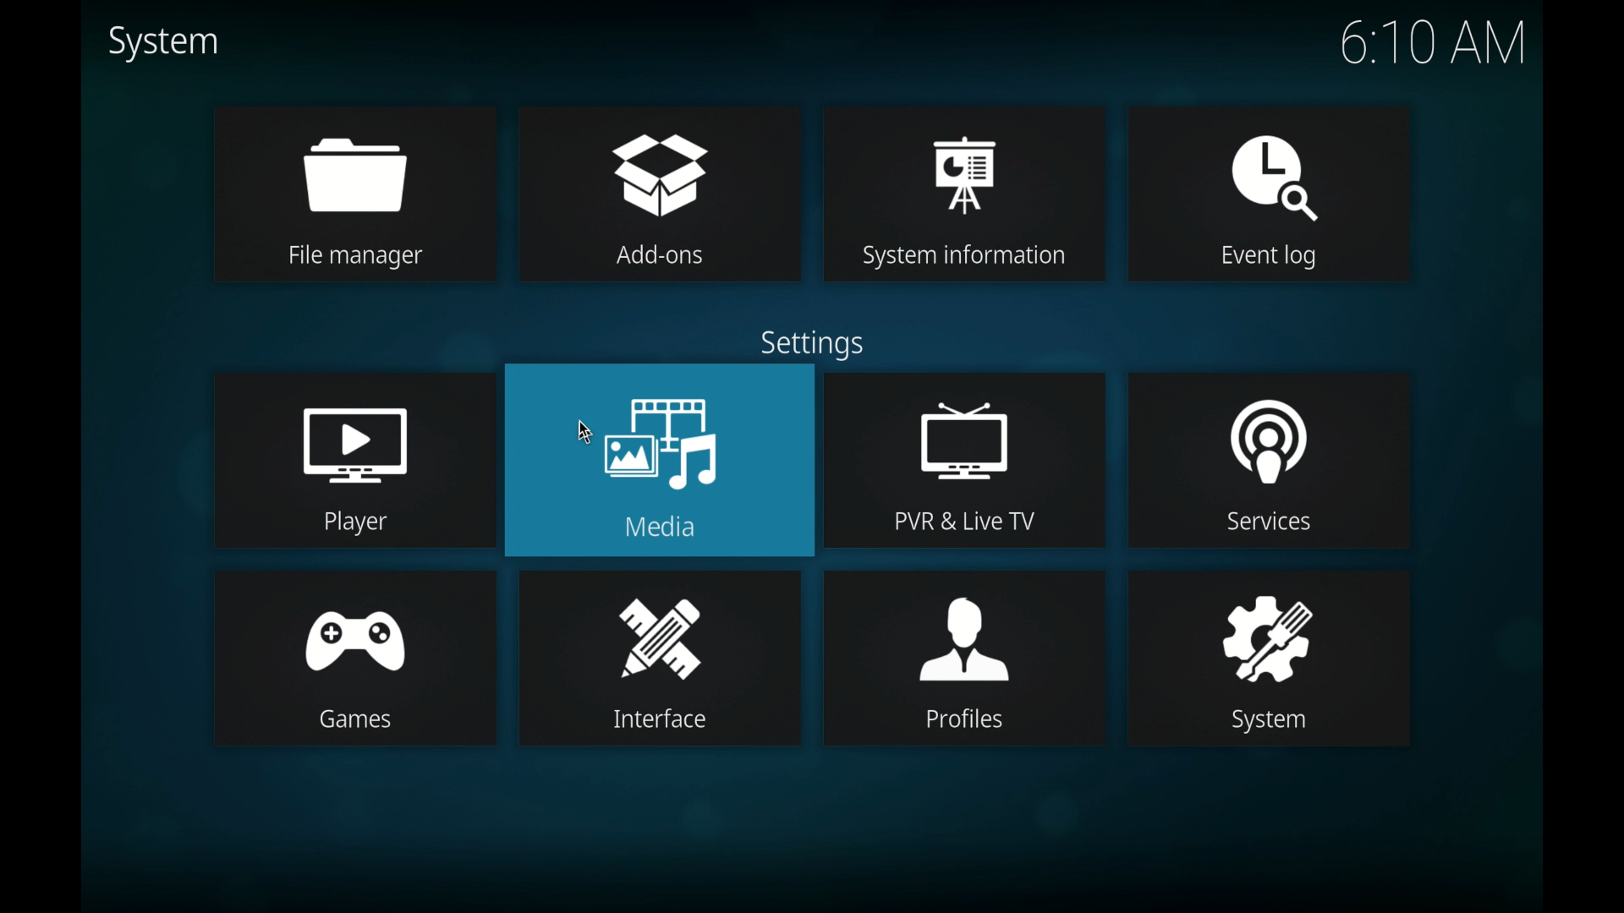 The image size is (1624, 913). What do you see at coordinates (806, 342) in the screenshot?
I see `` at bounding box center [806, 342].